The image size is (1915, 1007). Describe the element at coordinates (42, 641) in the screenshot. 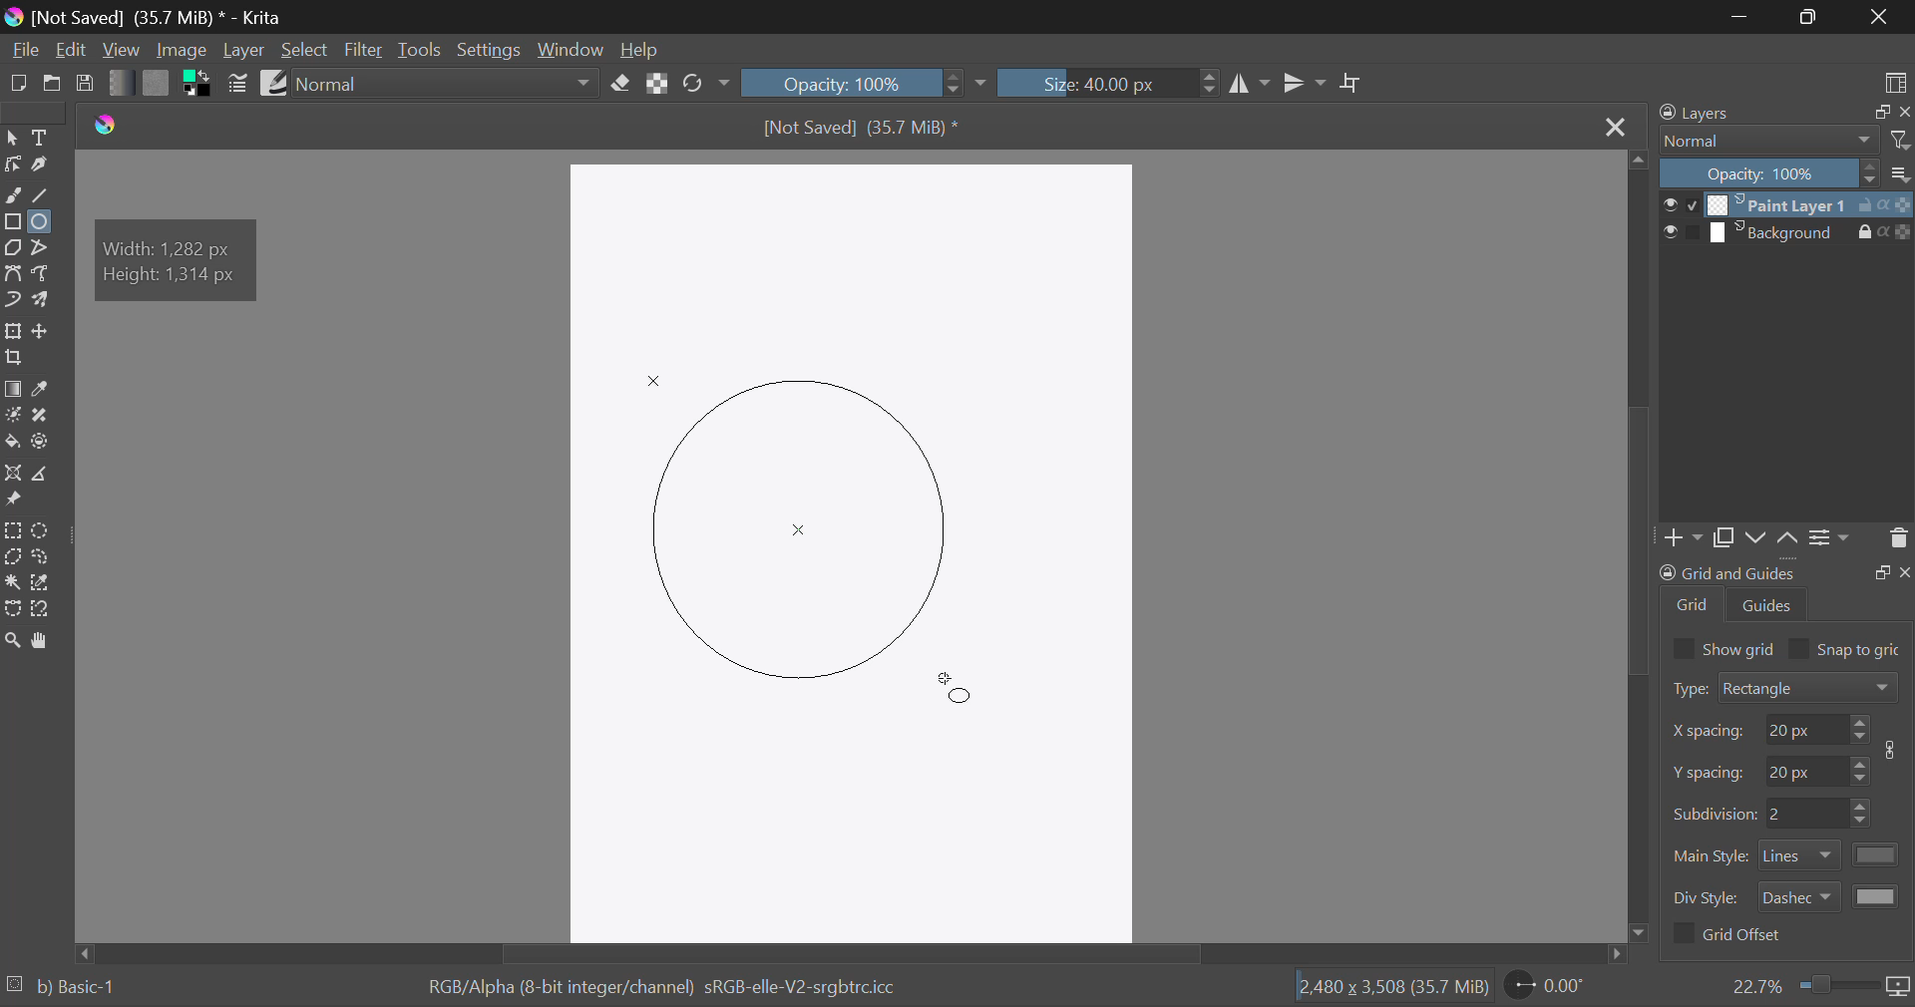

I see `Pan` at that location.